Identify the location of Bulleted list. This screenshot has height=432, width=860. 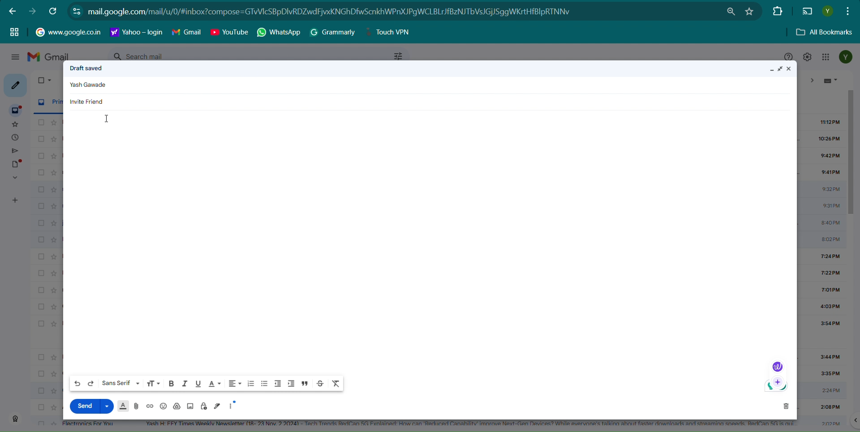
(264, 384).